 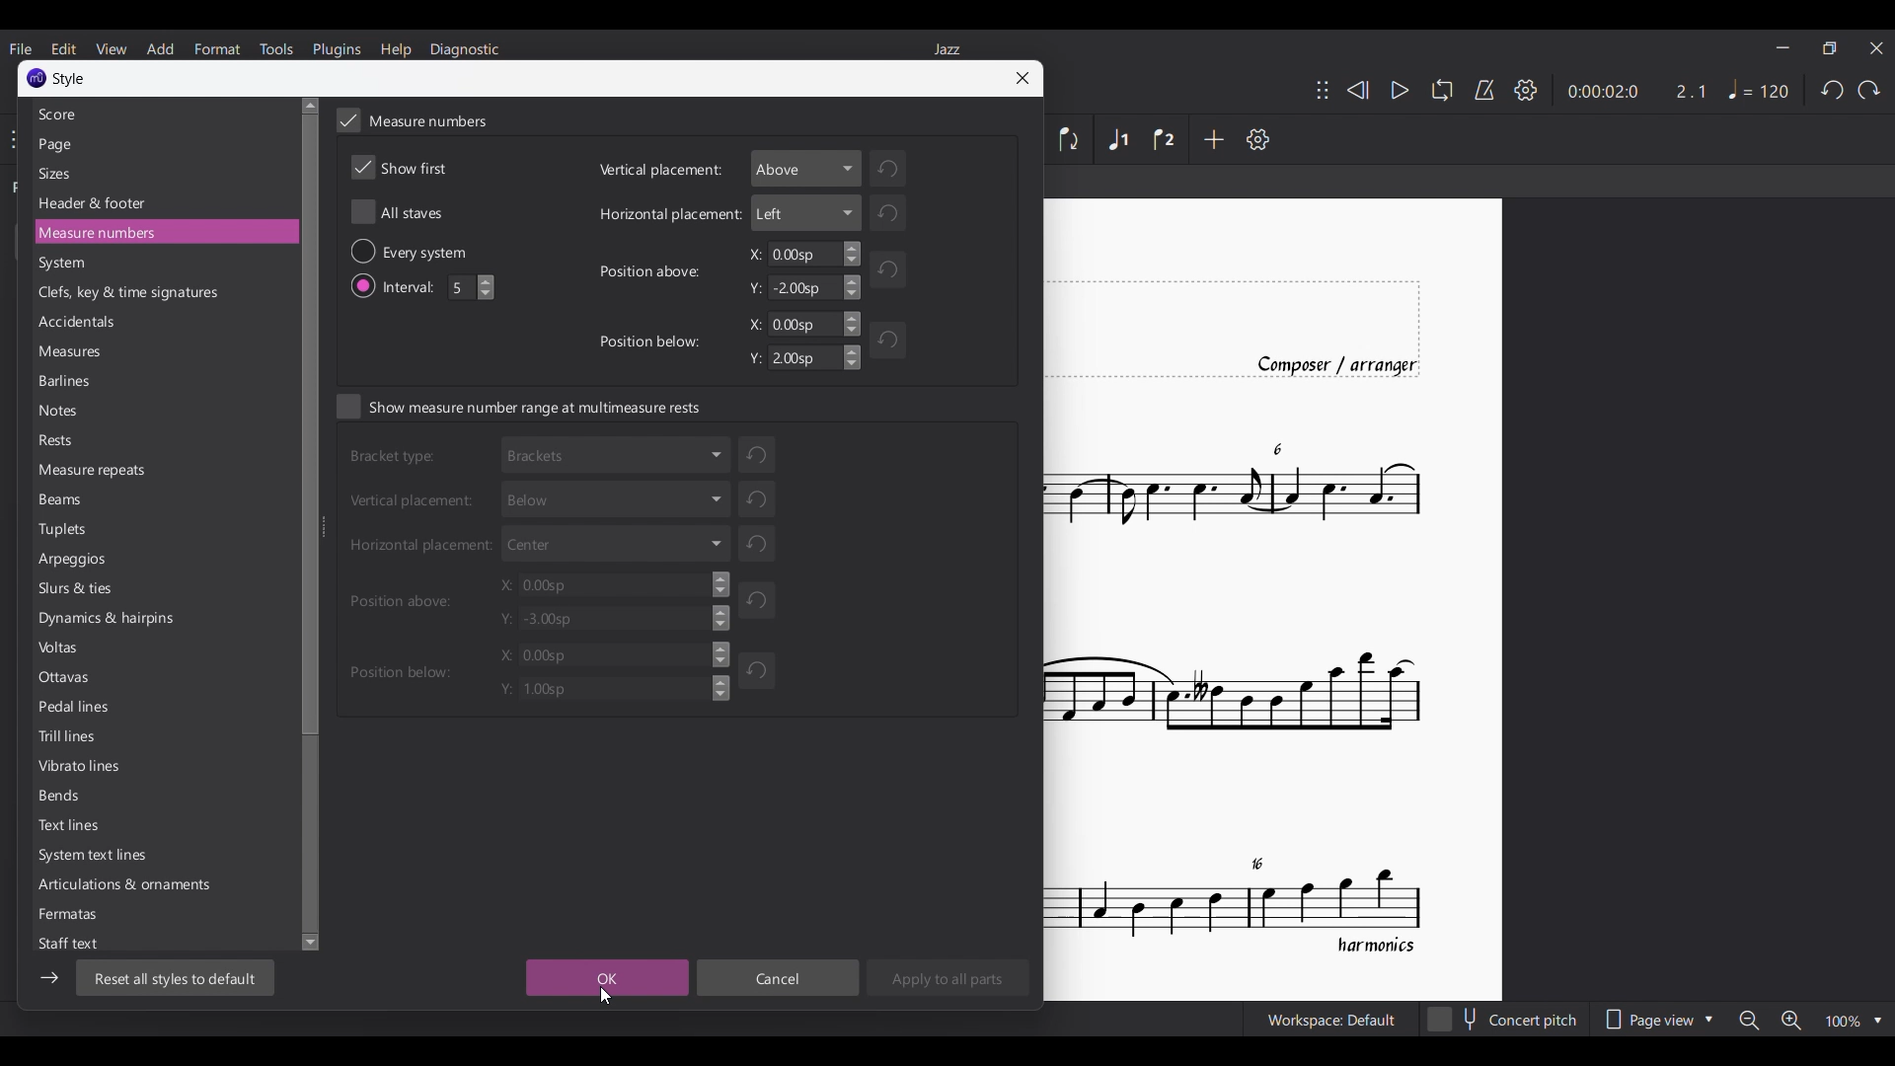 What do you see at coordinates (618, 541) in the screenshot?
I see `Center` at bounding box center [618, 541].